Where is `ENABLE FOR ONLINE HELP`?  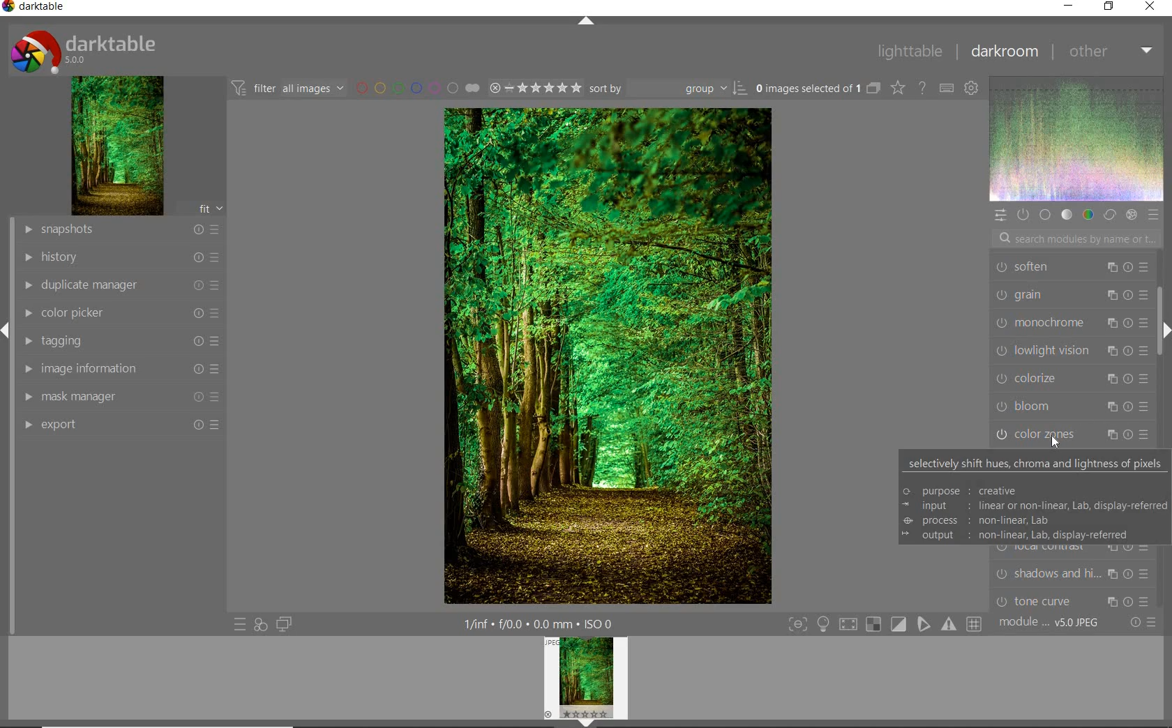 ENABLE FOR ONLINE HELP is located at coordinates (922, 88).